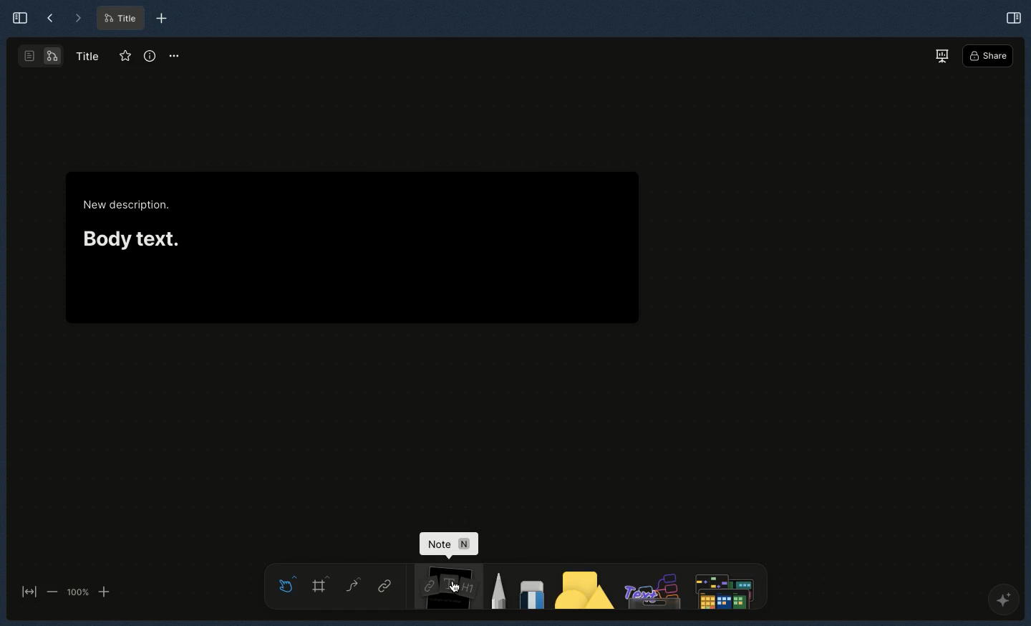 This screenshot has height=626, width=1031. What do you see at coordinates (104, 592) in the screenshot?
I see `zoom in` at bounding box center [104, 592].